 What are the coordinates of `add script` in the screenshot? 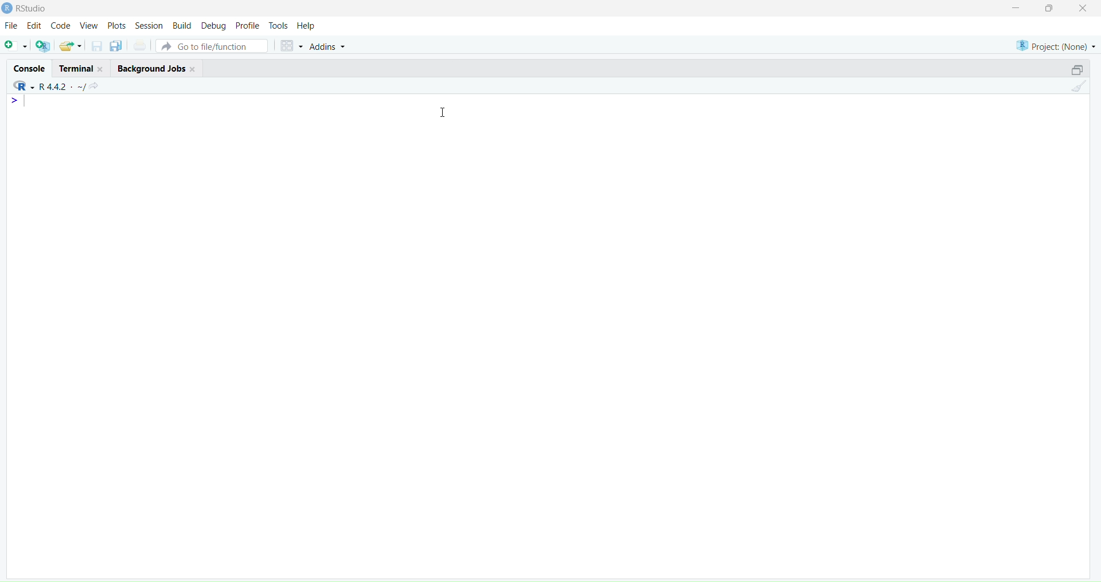 It's located at (15, 46).